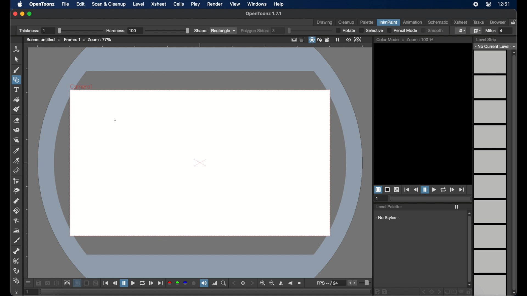 Image resolution: width=527 pixels, height=296 pixels. Describe the element at coordinates (15, 14) in the screenshot. I see `close` at that location.